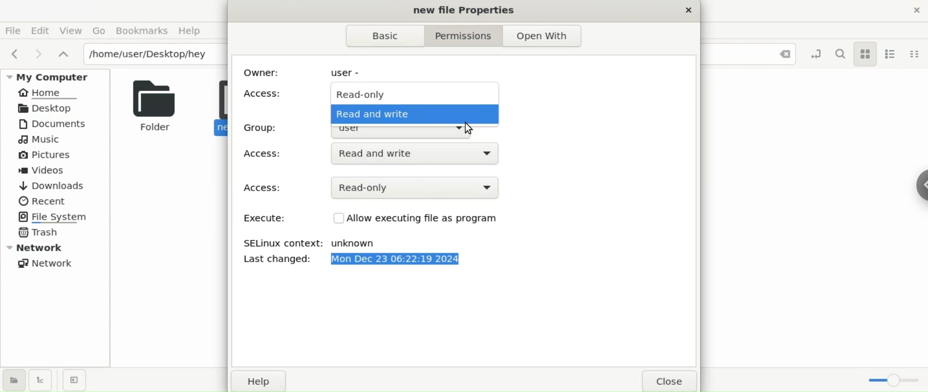 This screenshot has width=928, height=392. I want to click on help, so click(261, 381).